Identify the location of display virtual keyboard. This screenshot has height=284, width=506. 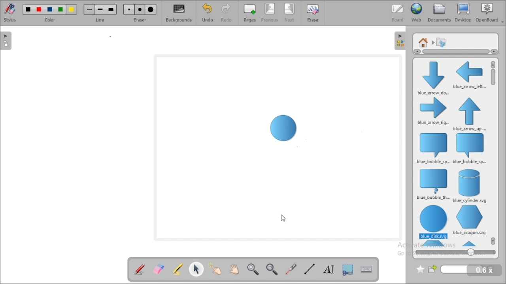
(367, 269).